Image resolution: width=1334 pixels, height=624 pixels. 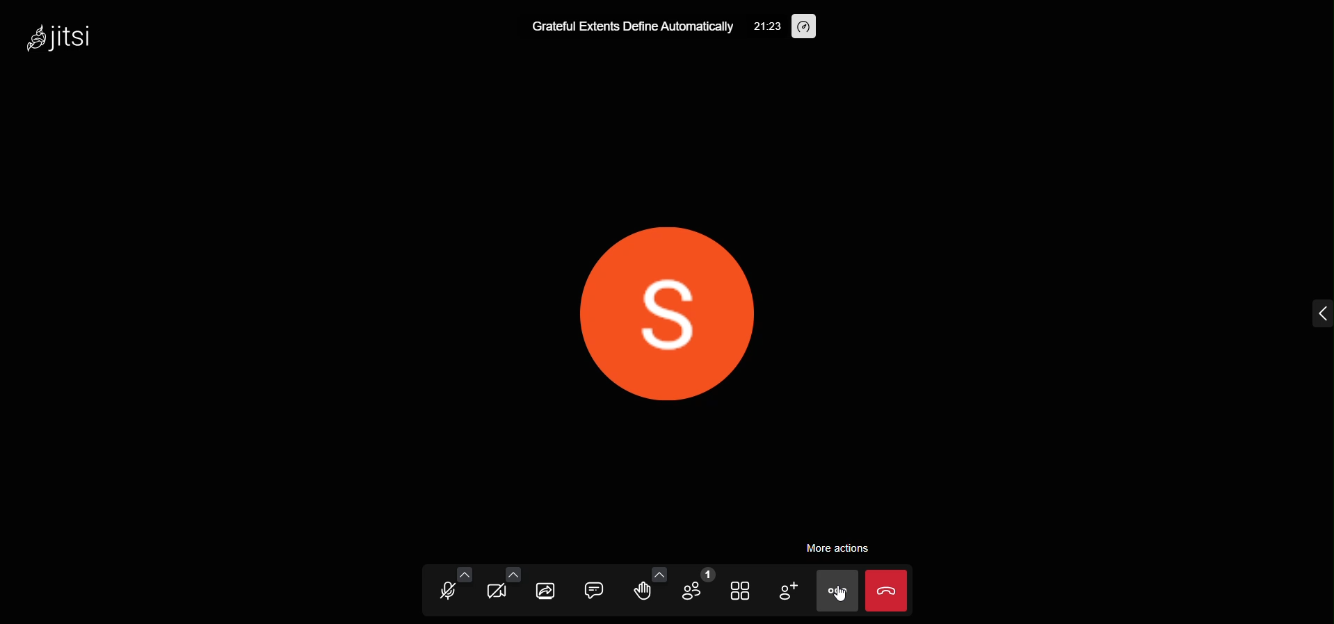 I want to click on display picture, so click(x=668, y=311).